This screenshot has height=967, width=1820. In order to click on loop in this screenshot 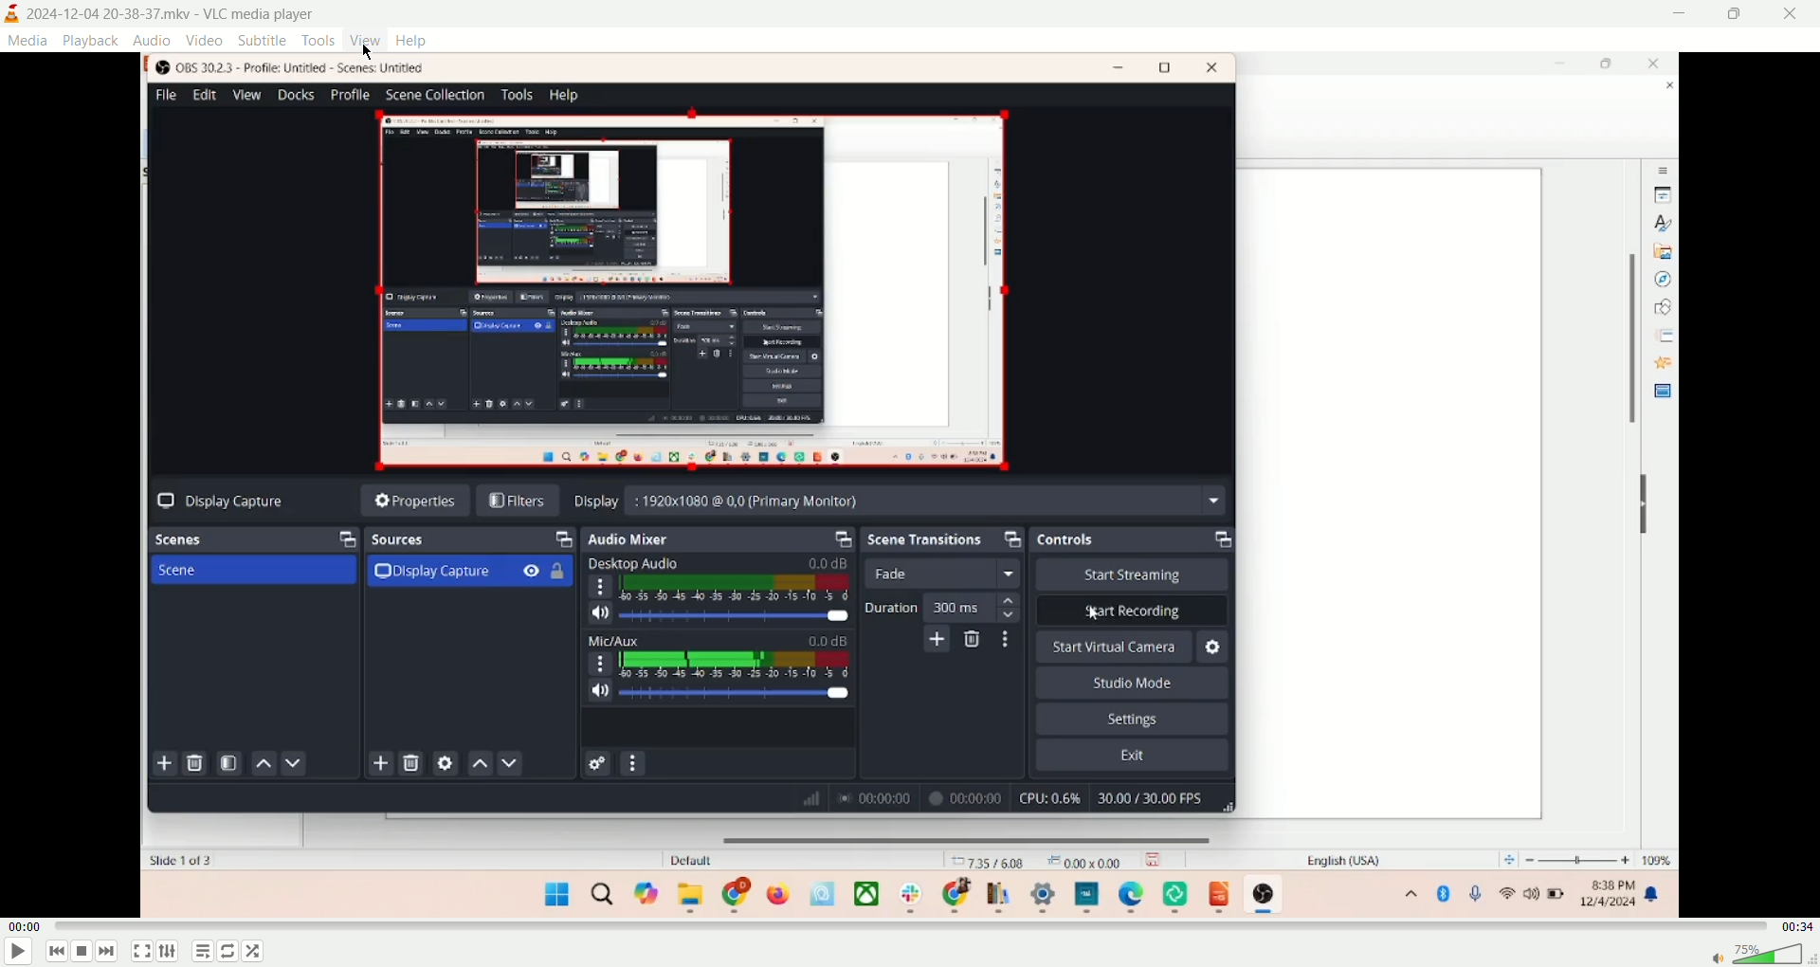, I will do `click(226, 953)`.